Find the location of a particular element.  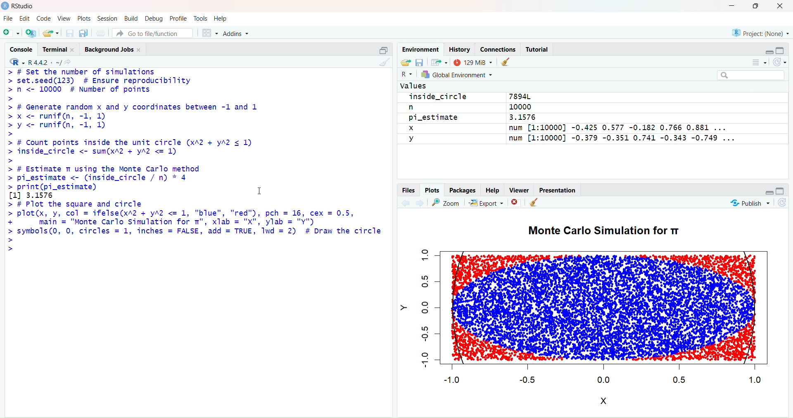

Terminal is located at coordinates (59, 49).